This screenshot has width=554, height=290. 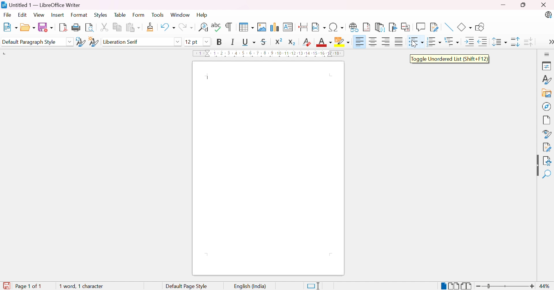 I want to click on Zoom out, so click(x=476, y=286).